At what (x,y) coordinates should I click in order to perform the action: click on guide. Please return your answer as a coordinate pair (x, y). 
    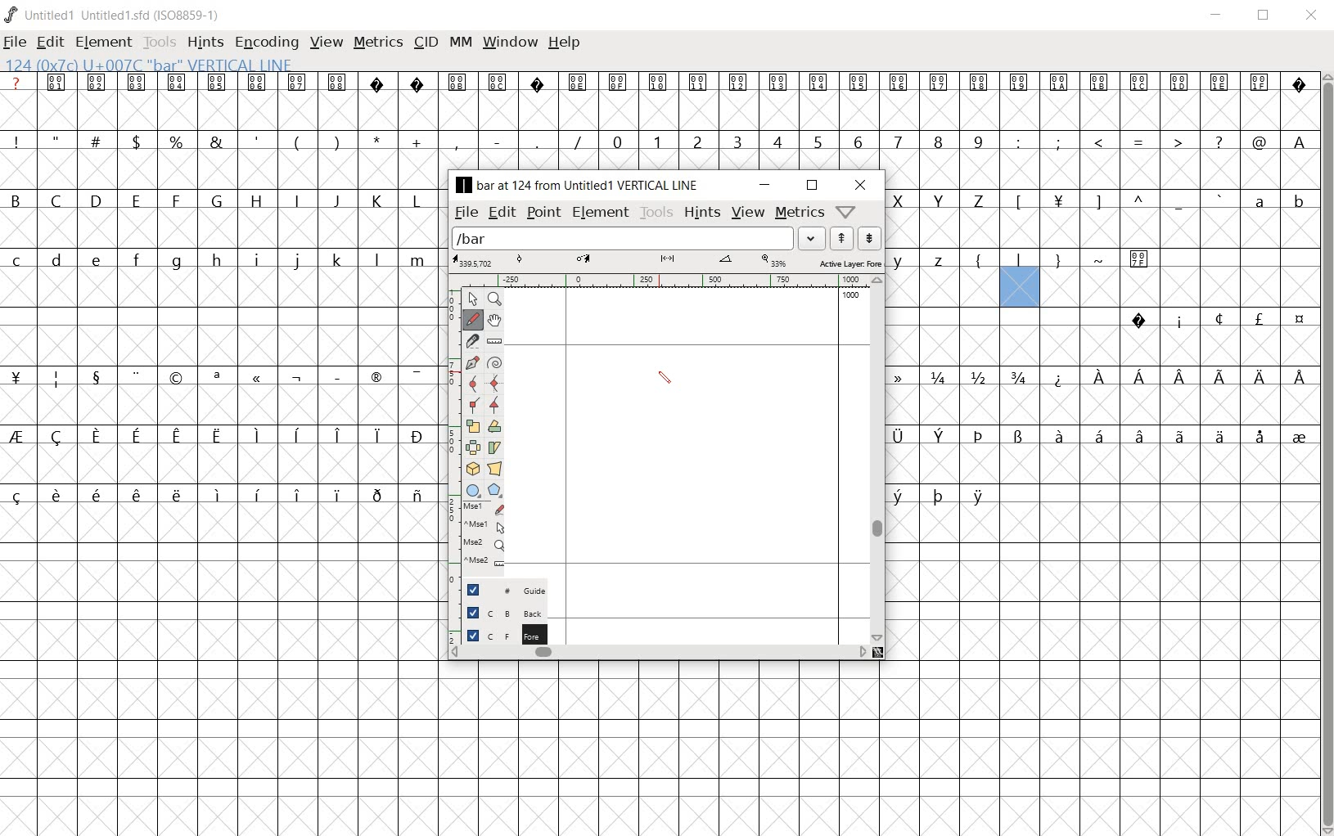
    Looking at the image, I should click on (498, 591).